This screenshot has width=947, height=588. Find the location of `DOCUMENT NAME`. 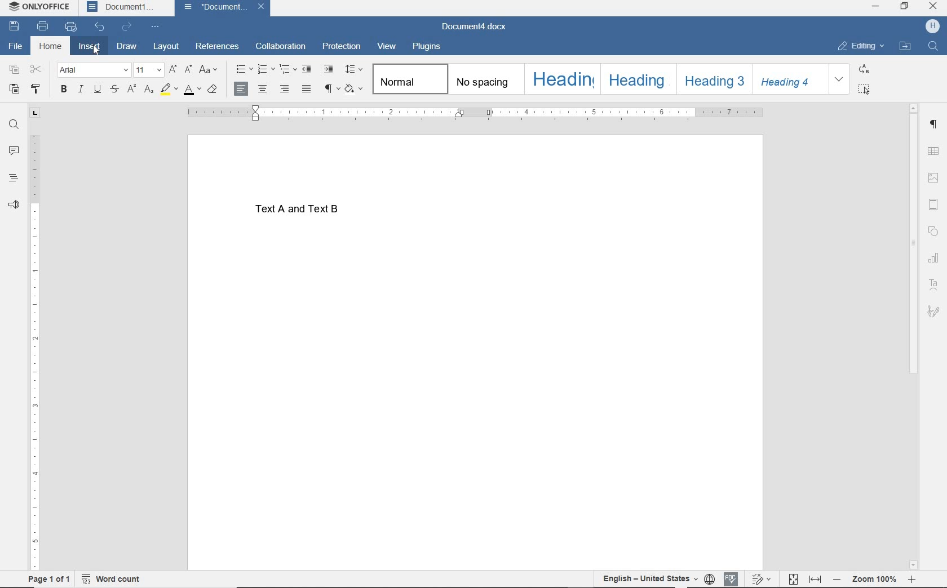

DOCUMENT NAME is located at coordinates (474, 28).